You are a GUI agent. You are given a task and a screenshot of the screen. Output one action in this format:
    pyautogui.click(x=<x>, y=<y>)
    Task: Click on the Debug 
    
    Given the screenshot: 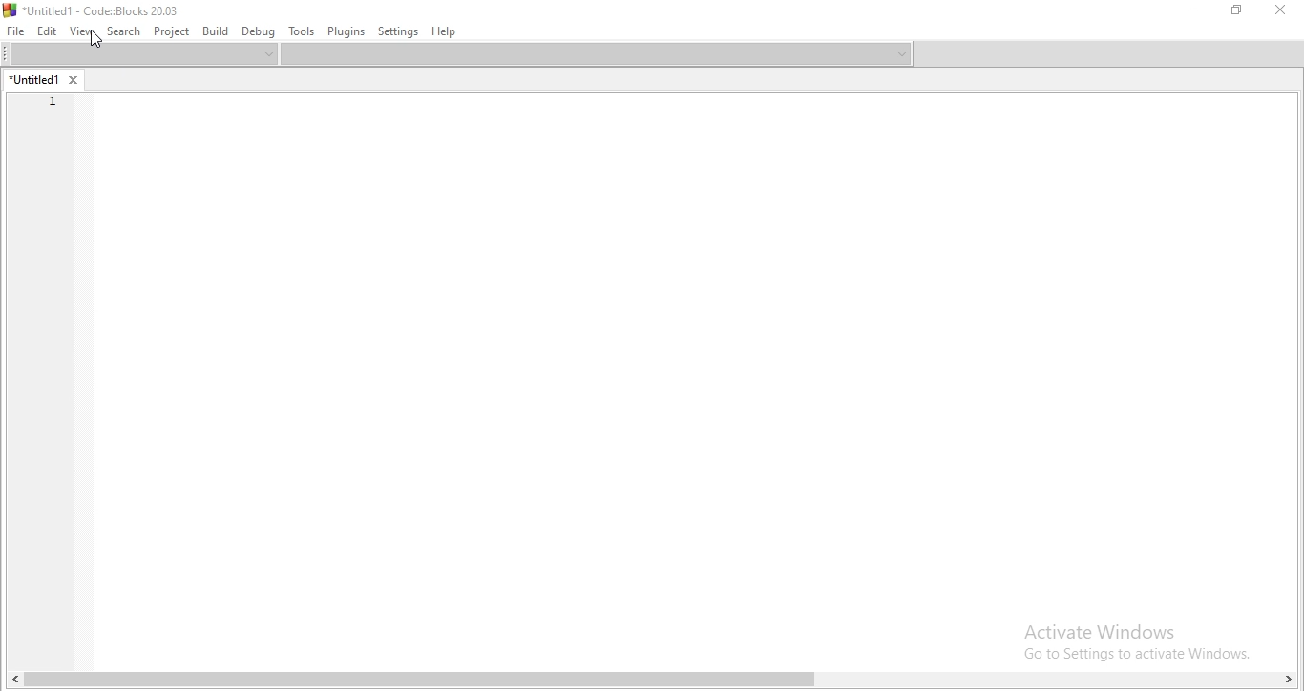 What is the action you would take?
    pyautogui.click(x=255, y=31)
    